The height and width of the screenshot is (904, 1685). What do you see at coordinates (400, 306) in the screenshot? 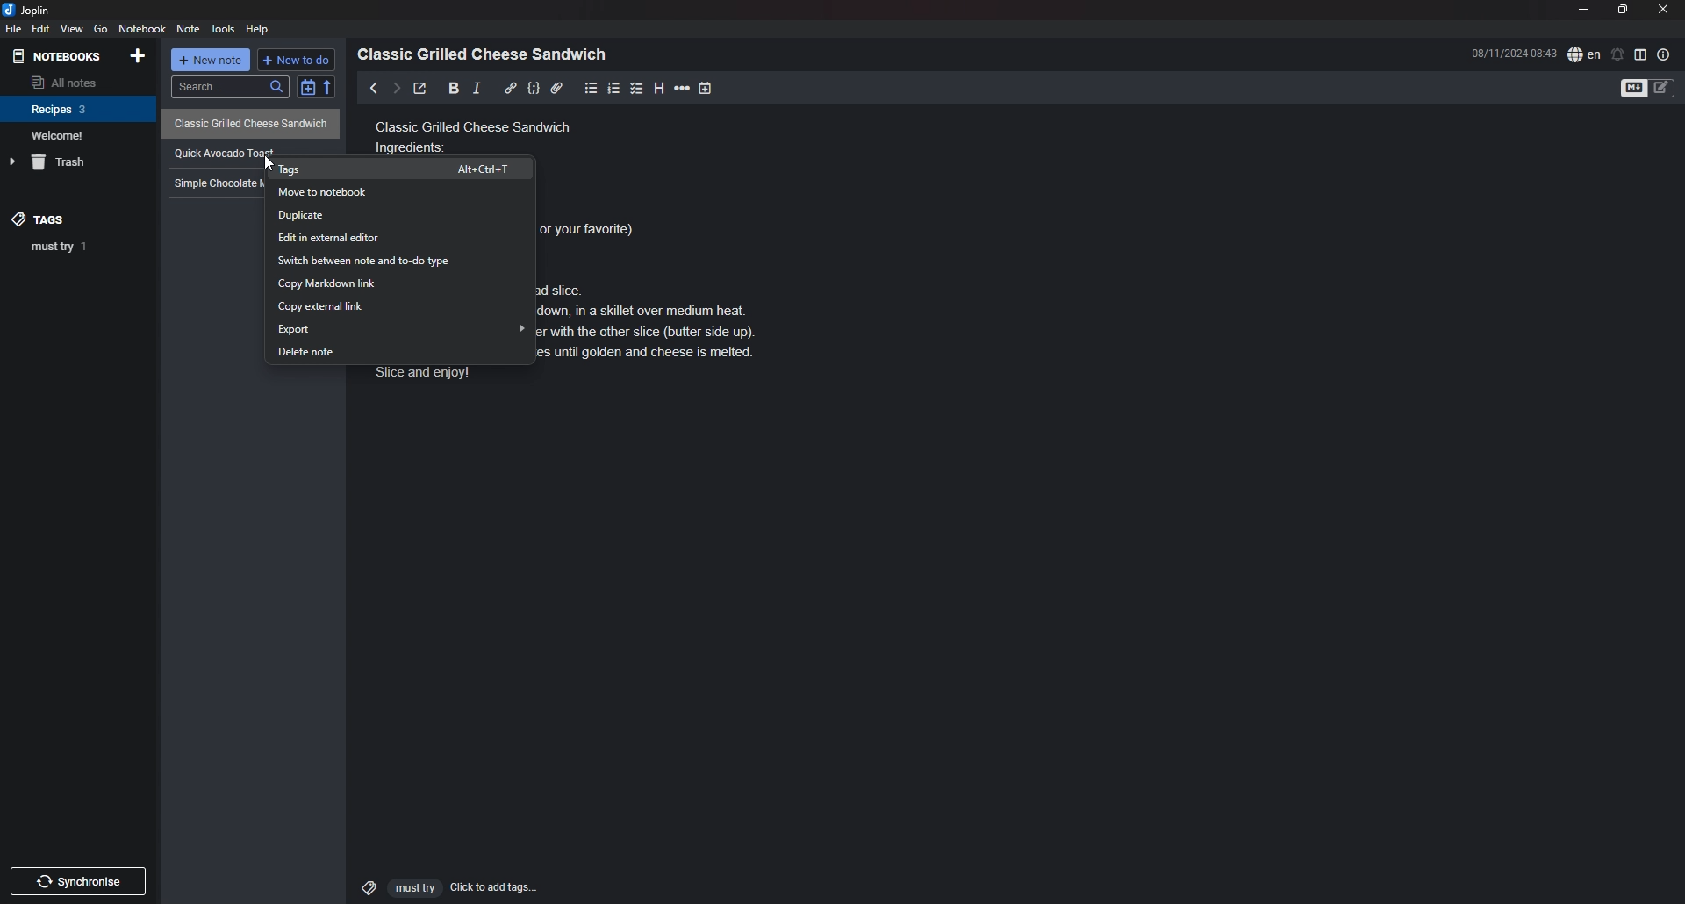
I see `copy external link` at bounding box center [400, 306].